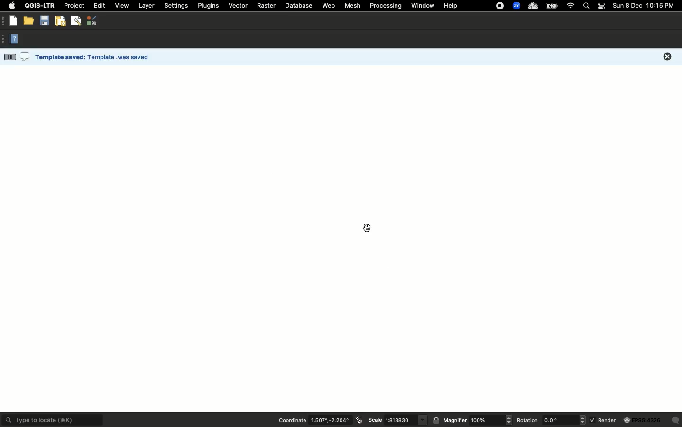 This screenshot has height=427, width=682. Describe the element at coordinates (121, 5) in the screenshot. I see `View` at that location.